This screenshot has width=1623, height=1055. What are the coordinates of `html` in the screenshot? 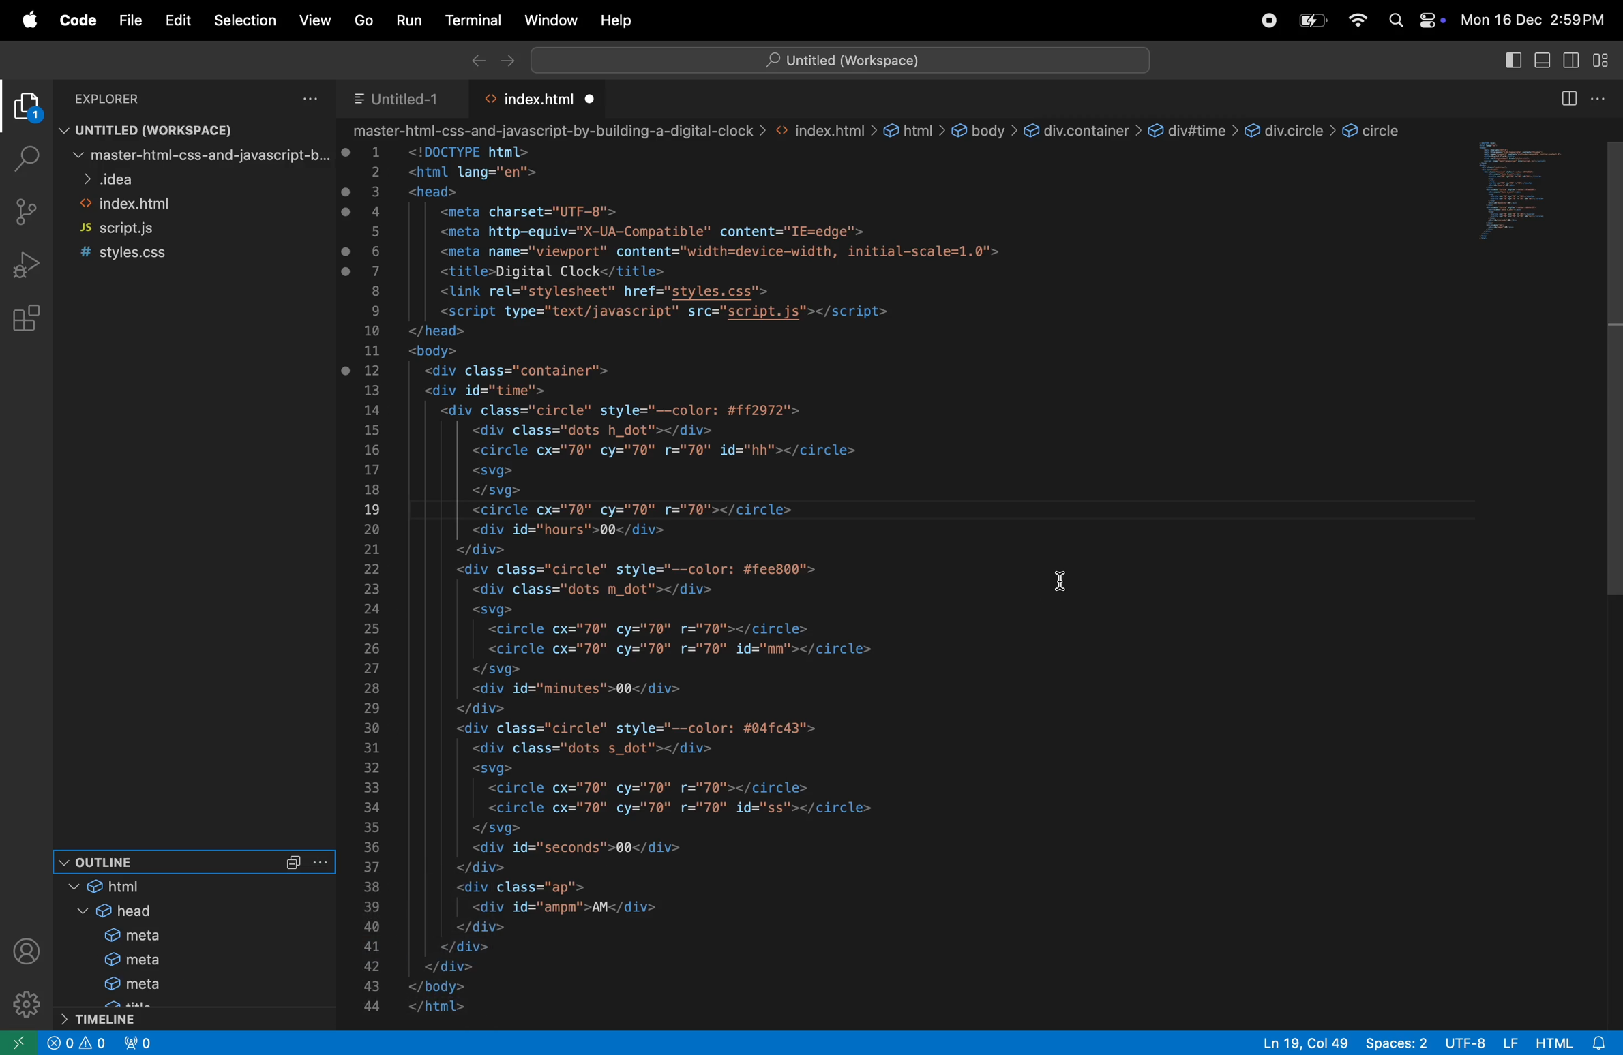 It's located at (120, 889).